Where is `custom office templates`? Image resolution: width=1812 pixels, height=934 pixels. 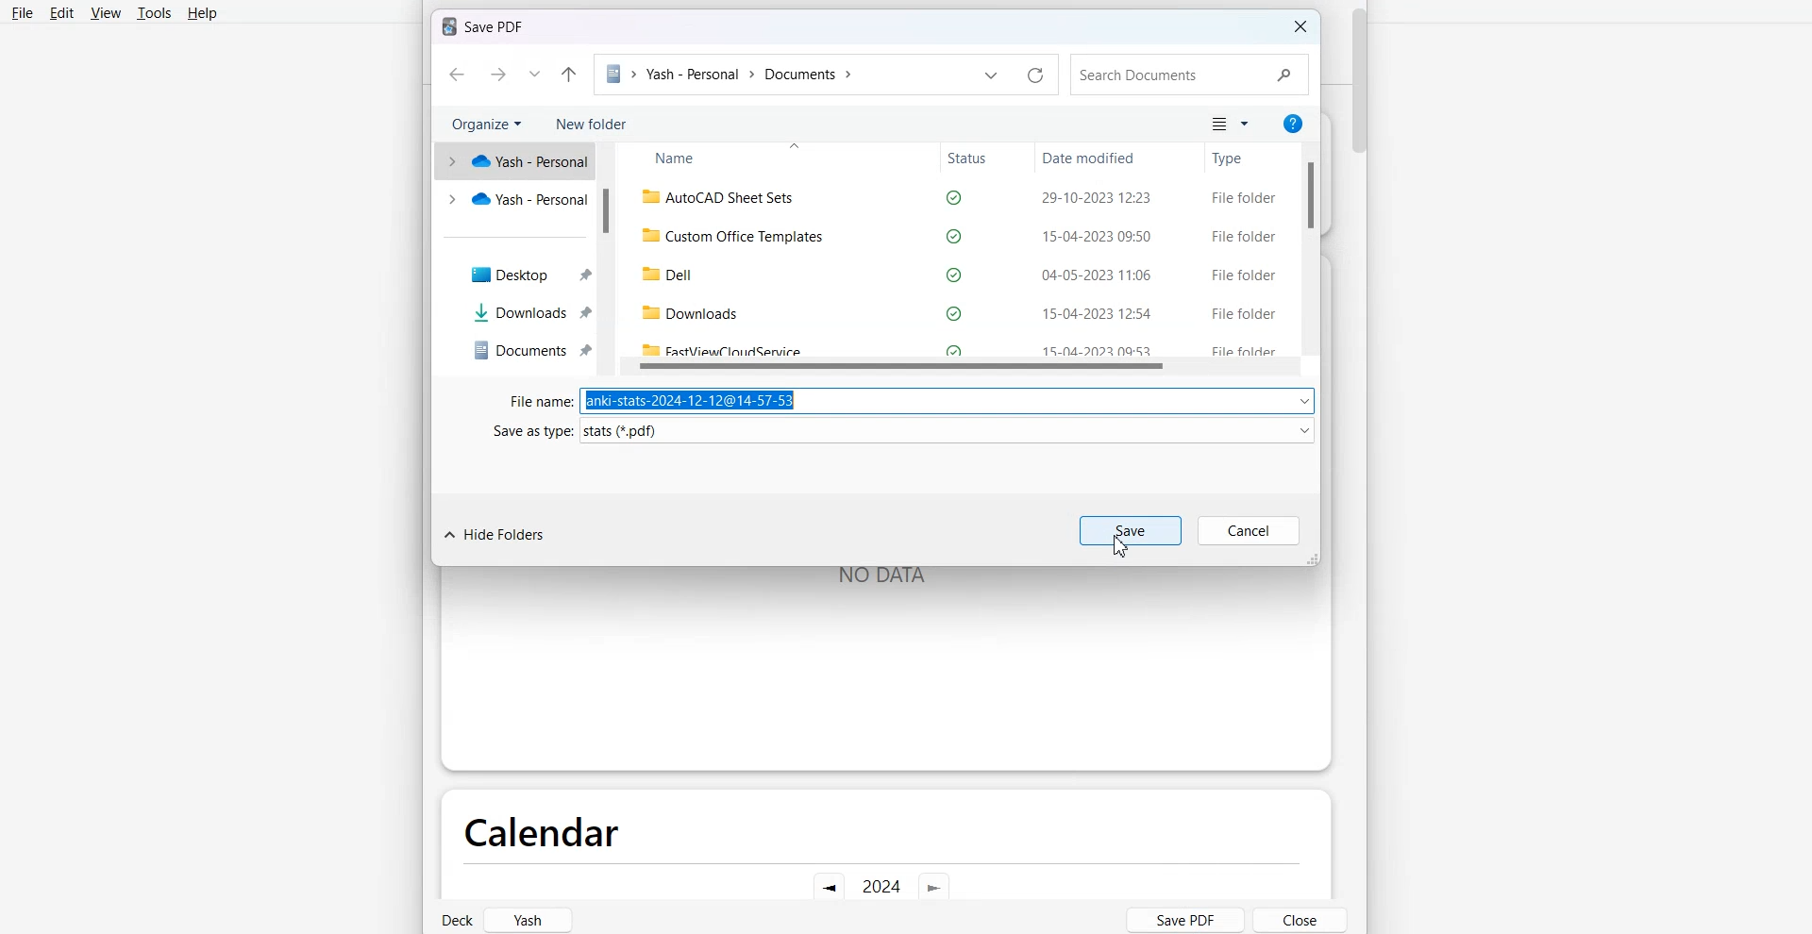
custom office templates is located at coordinates (956, 233).